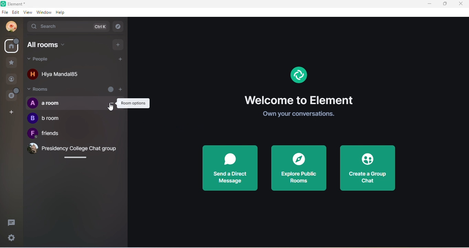 The width and height of the screenshot is (469, 248). What do you see at coordinates (133, 103) in the screenshot?
I see `room options  ` at bounding box center [133, 103].